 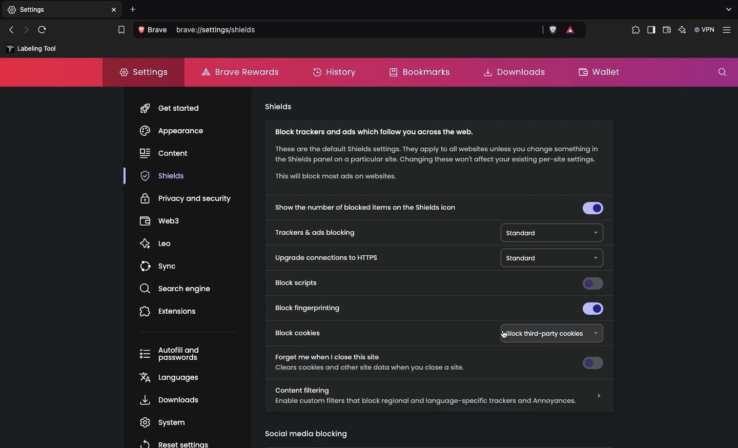 I want to click on reset settings, so click(x=173, y=443).